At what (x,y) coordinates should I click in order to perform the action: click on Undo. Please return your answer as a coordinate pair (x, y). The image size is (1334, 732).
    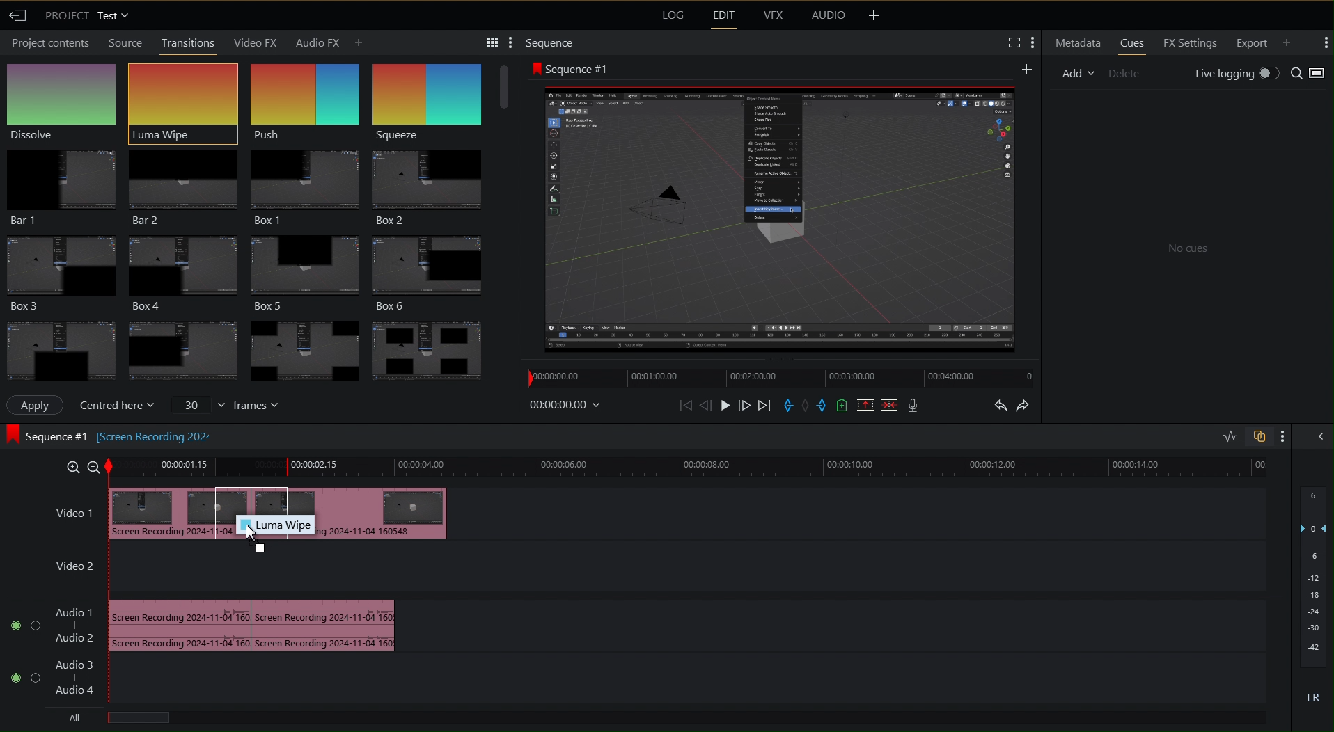
    Looking at the image, I should click on (998, 405).